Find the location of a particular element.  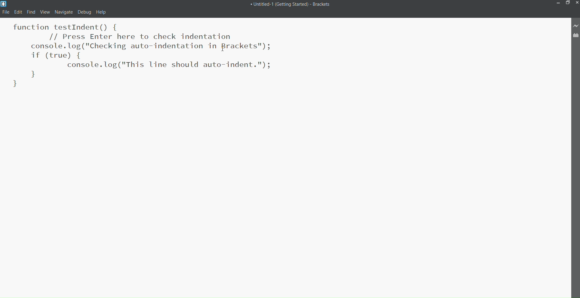

Code is located at coordinates (162, 58).